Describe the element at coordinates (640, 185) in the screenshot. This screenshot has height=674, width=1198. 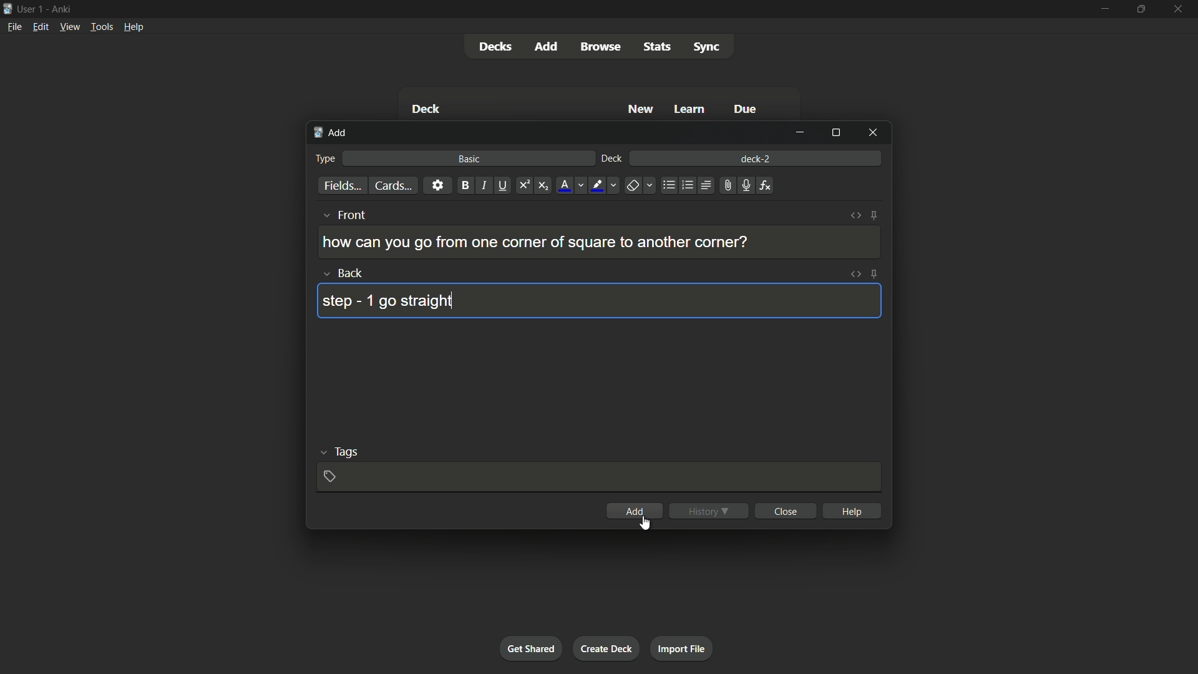
I see `remove formatting` at that location.